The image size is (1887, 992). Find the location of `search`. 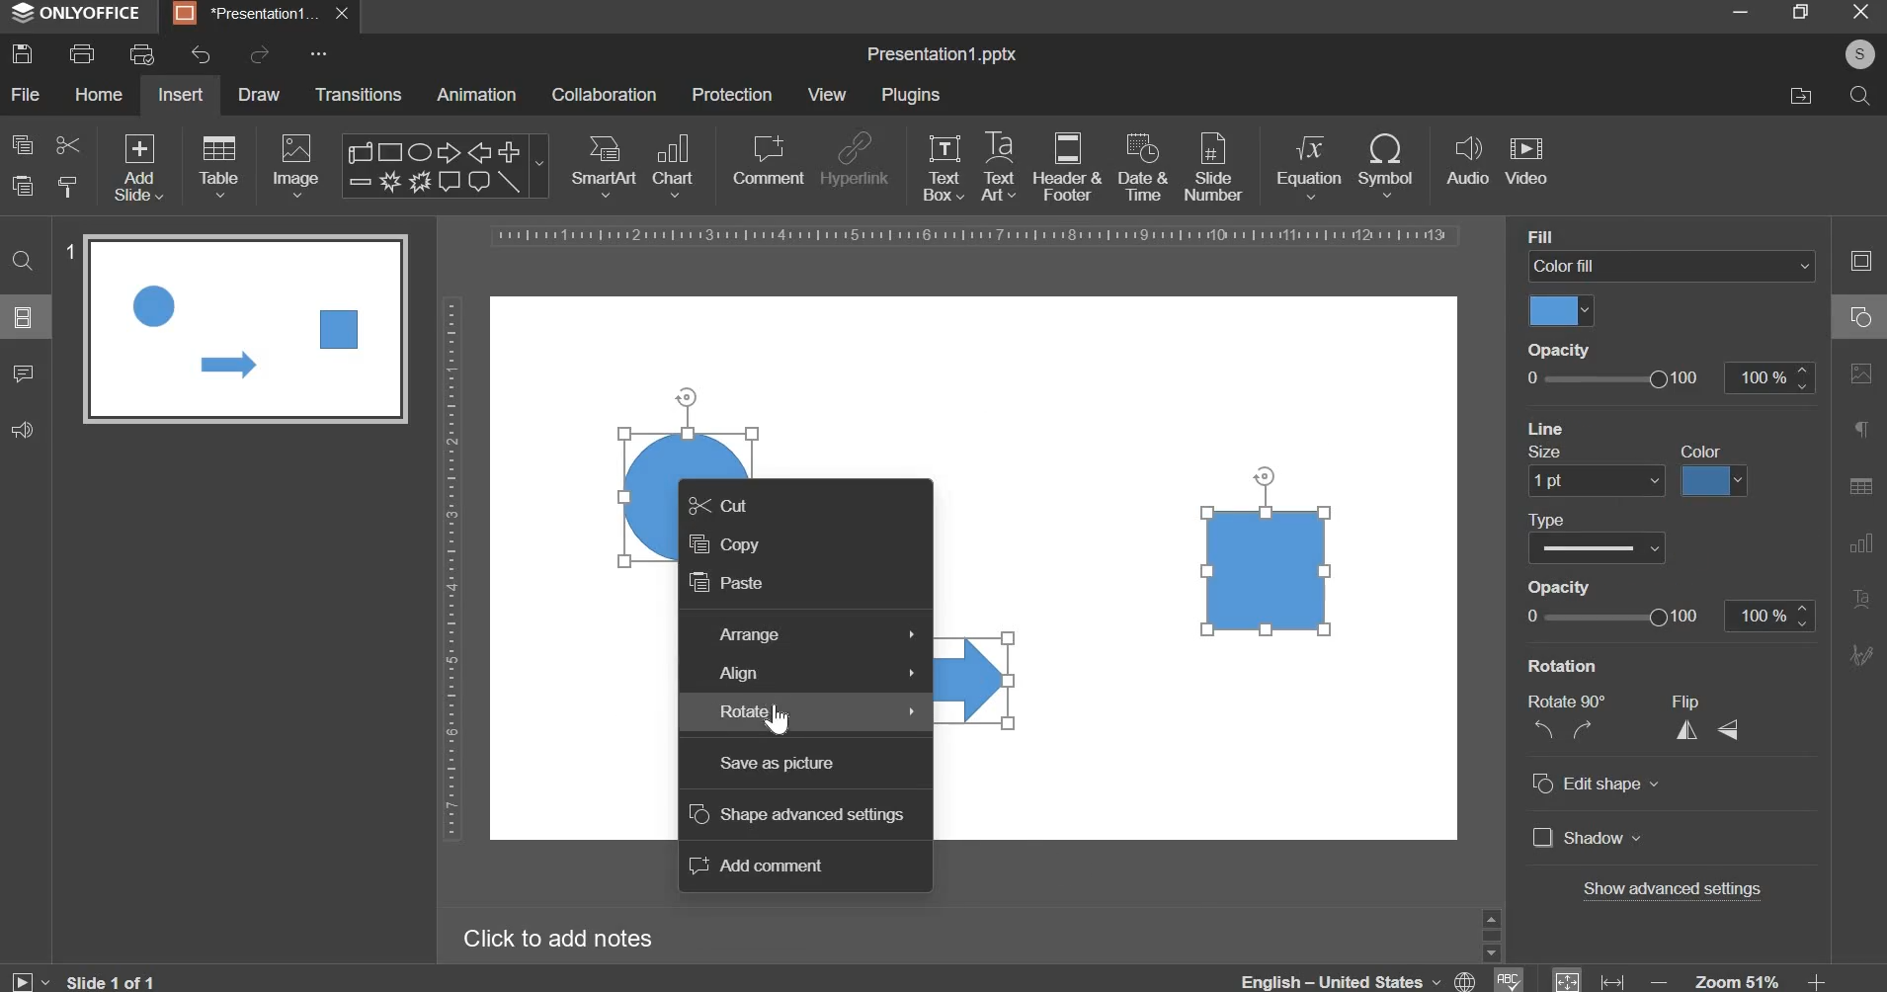

search is located at coordinates (1858, 94).